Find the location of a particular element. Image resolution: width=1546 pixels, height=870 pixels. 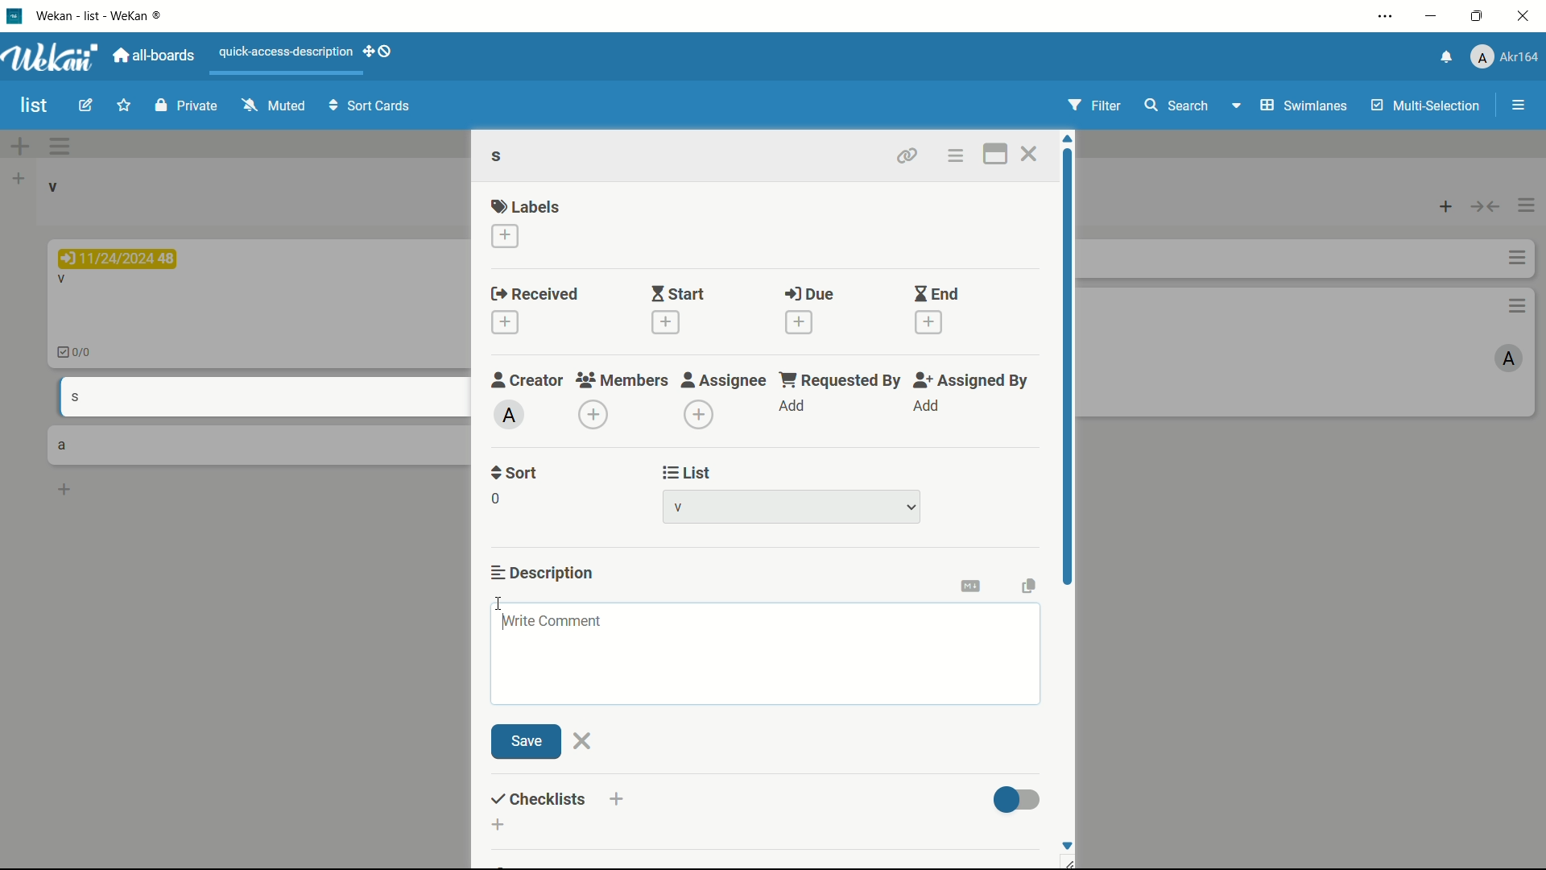

sort number is located at coordinates (494, 499).